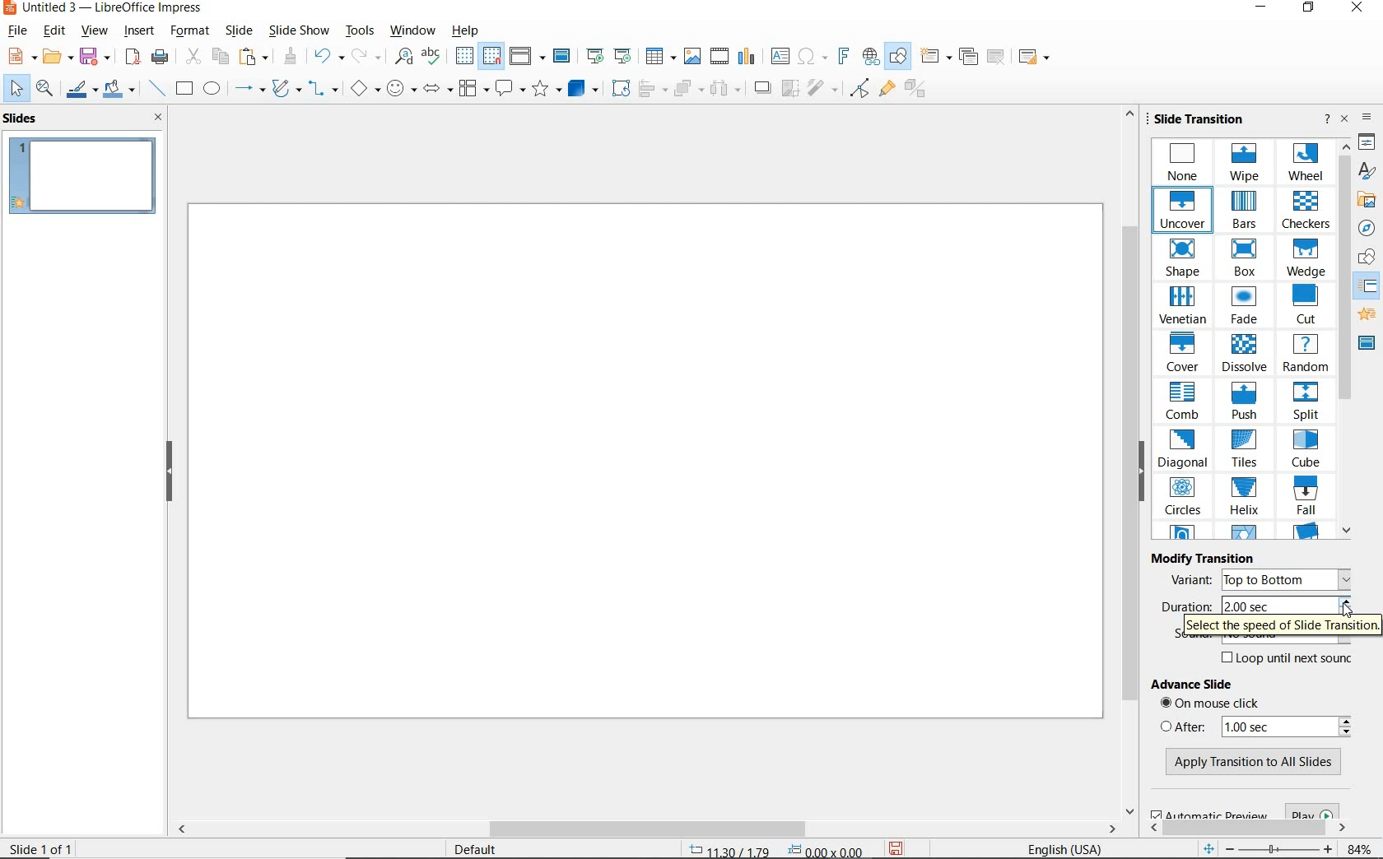 The width and height of the screenshot is (1383, 859). What do you see at coordinates (889, 91) in the screenshot?
I see `SHOW GLUE POINT FUNCTIONS` at bounding box center [889, 91].